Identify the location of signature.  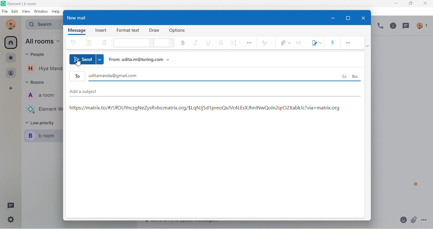
(316, 43).